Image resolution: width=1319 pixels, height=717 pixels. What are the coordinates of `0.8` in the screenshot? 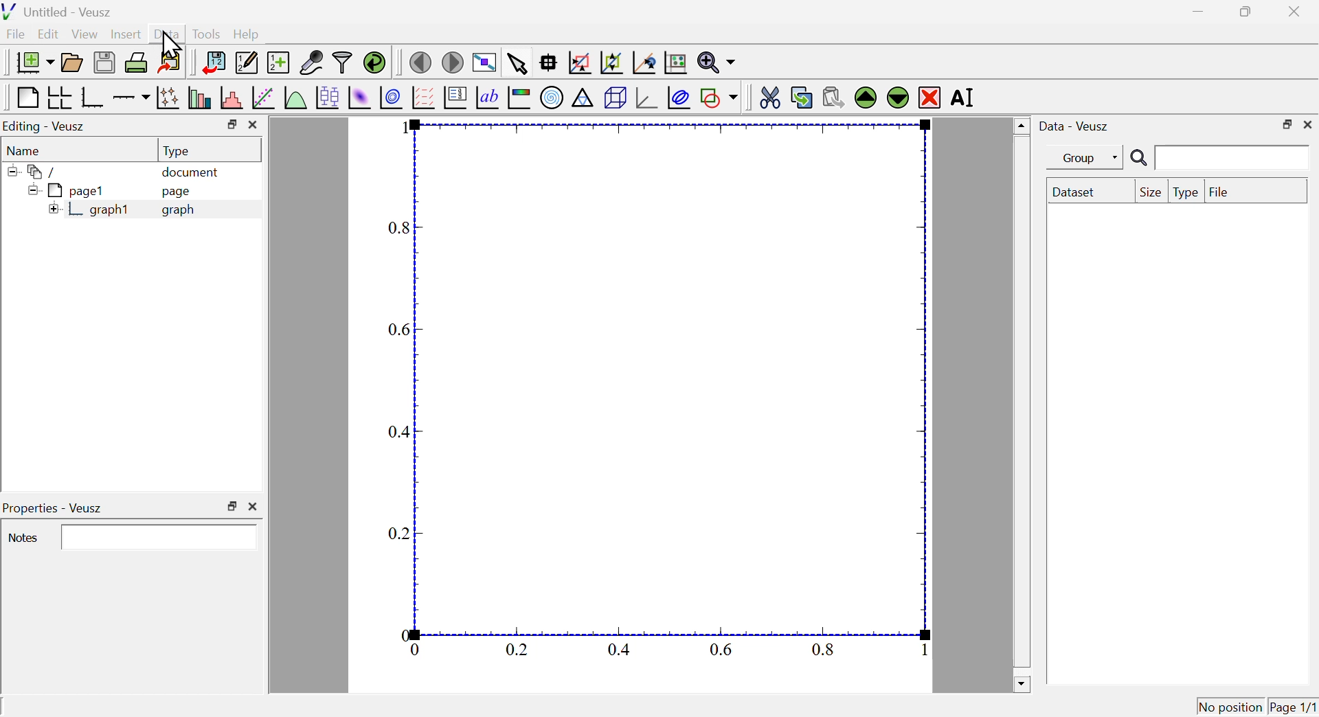 It's located at (401, 229).